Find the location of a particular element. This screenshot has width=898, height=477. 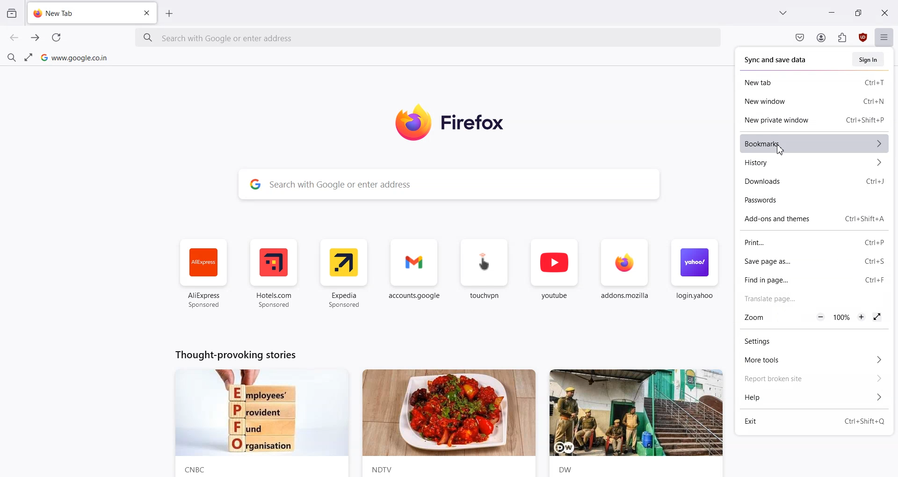

Save page as is located at coordinates (795, 262).